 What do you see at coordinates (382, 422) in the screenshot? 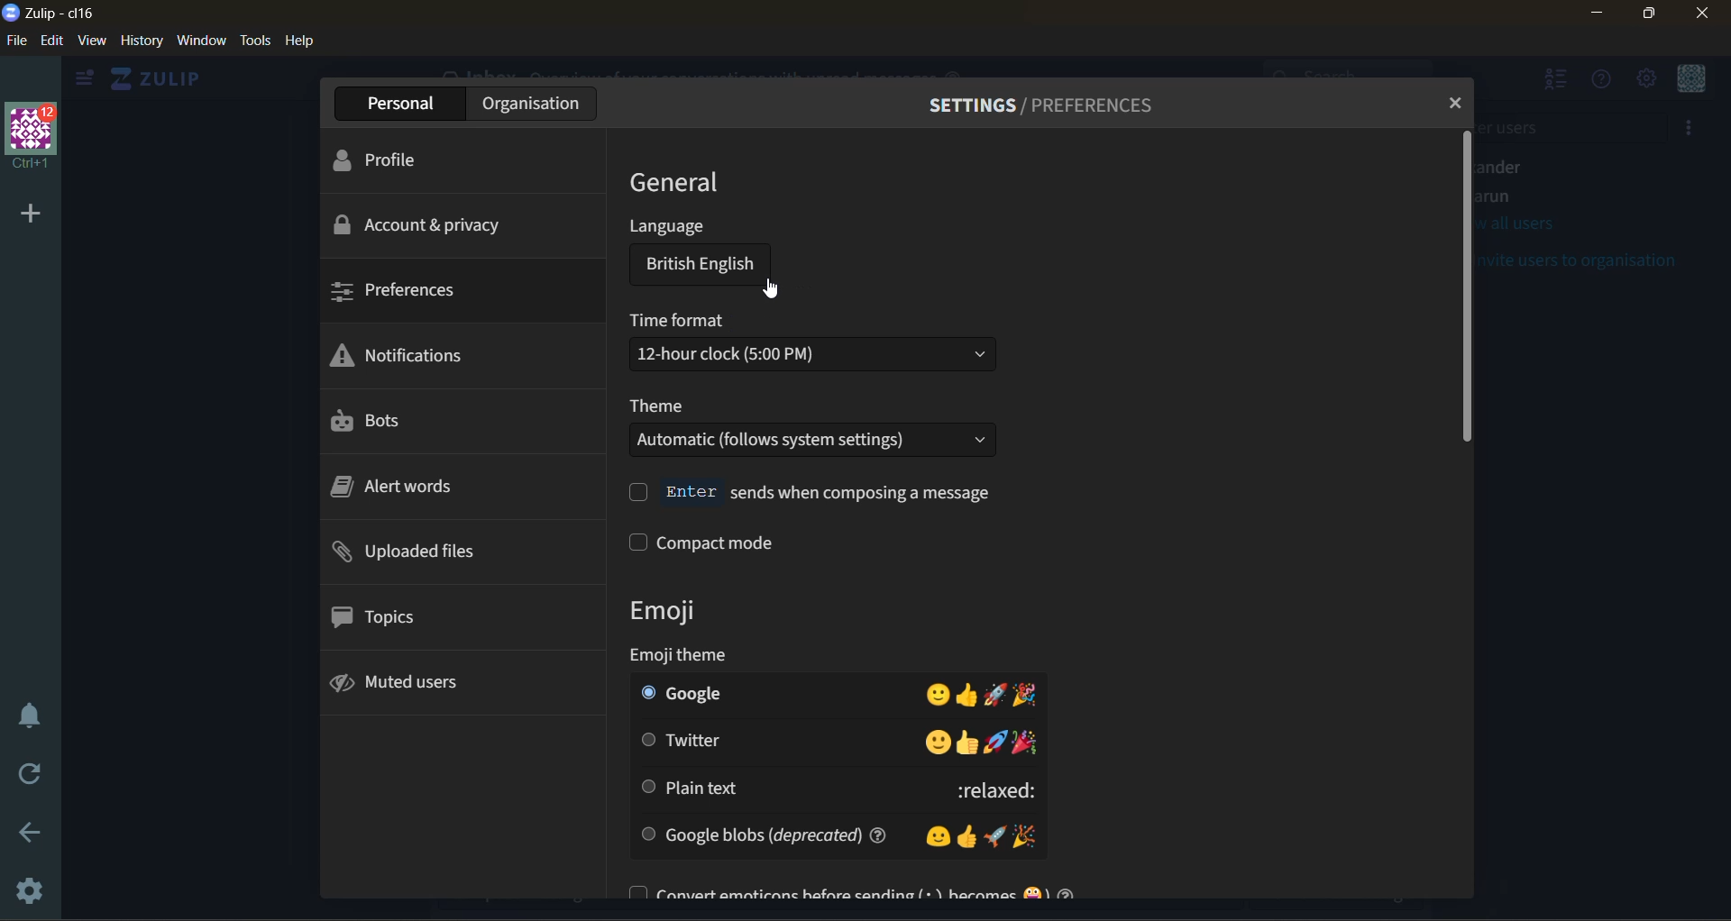
I see `bots` at bounding box center [382, 422].